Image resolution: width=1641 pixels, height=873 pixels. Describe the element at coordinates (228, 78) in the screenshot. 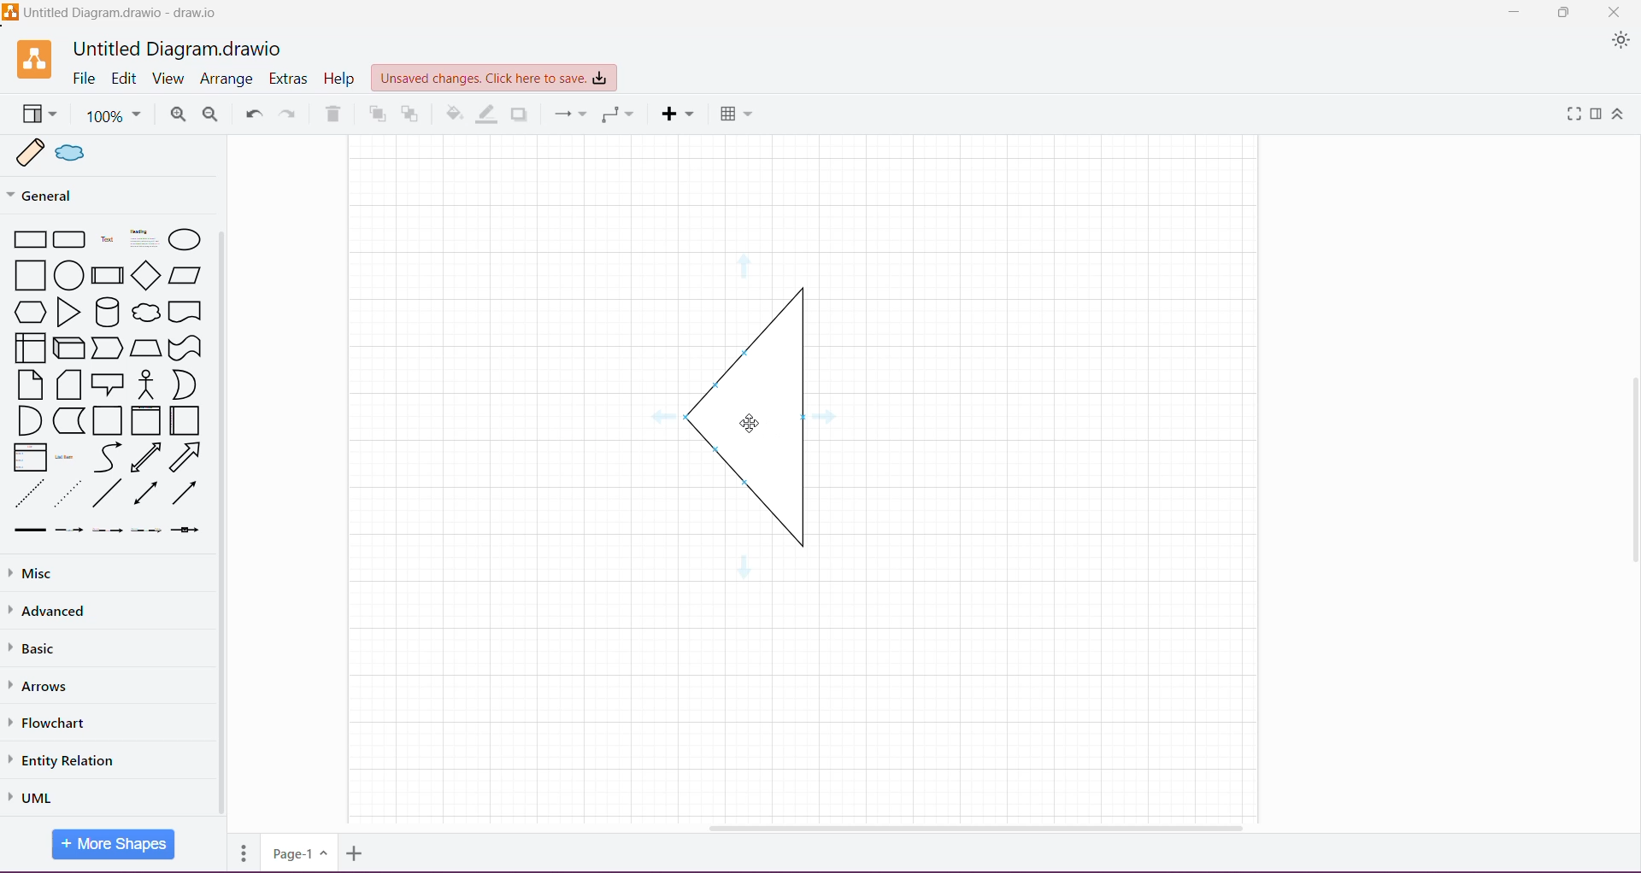

I see `Arrange` at that location.